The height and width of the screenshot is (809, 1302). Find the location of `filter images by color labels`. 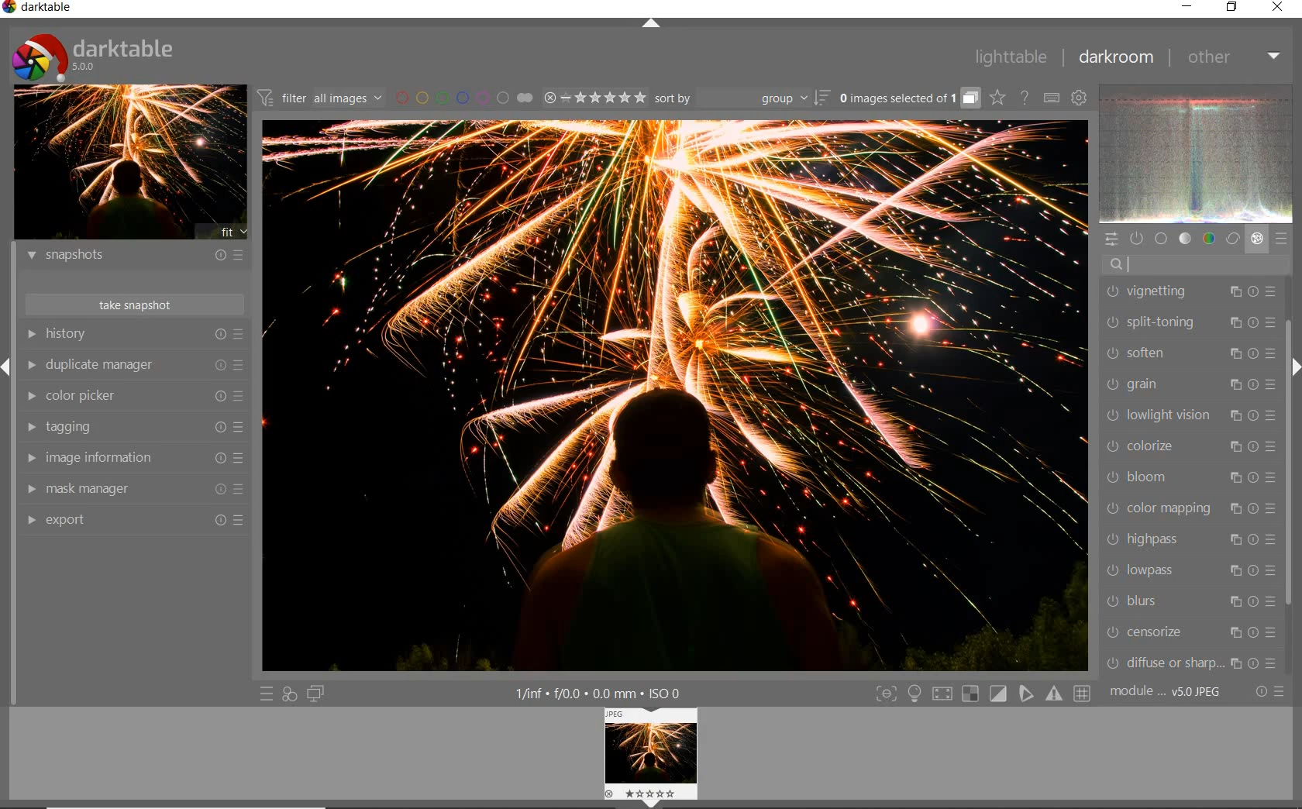

filter images by color labels is located at coordinates (462, 98).